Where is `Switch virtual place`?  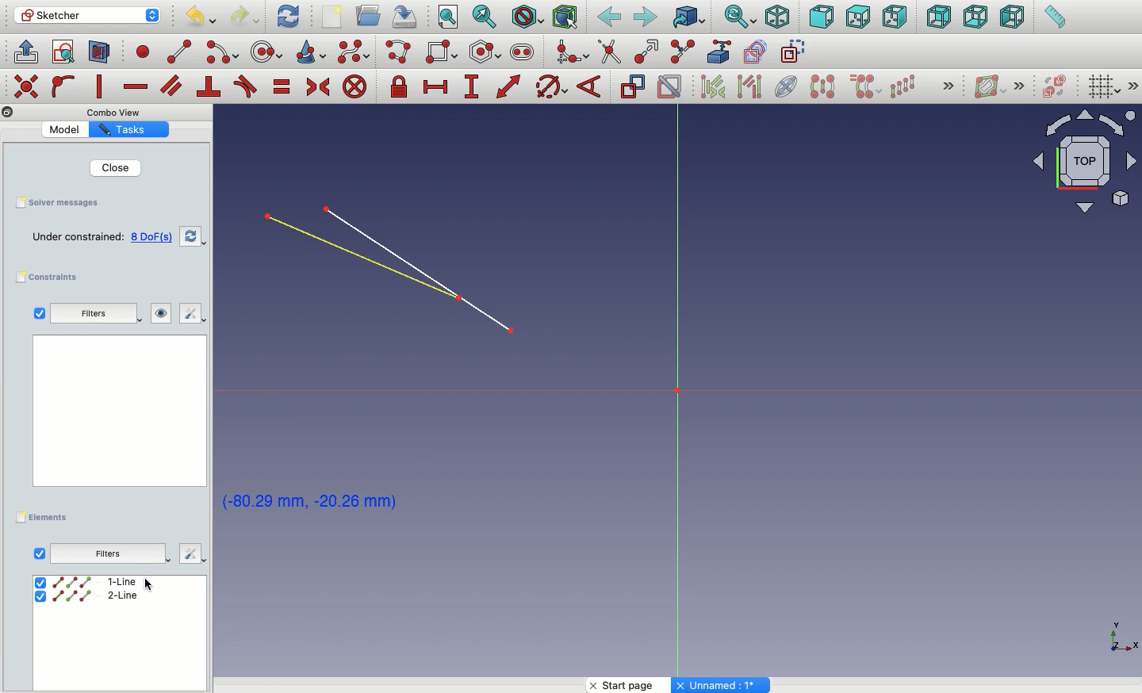 Switch virtual place is located at coordinates (1056, 86).